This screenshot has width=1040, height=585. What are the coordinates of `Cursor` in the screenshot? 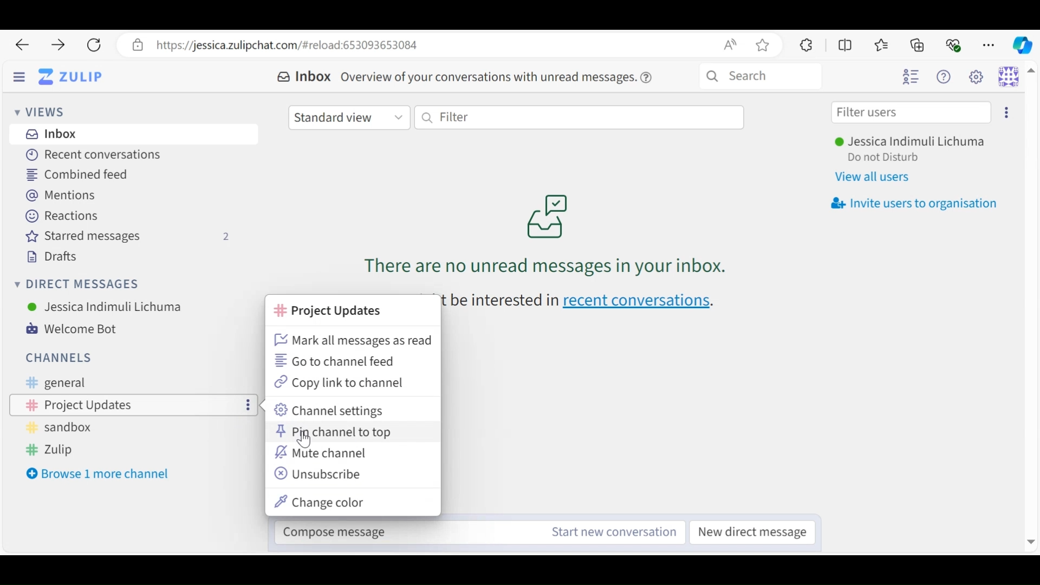 It's located at (306, 441).